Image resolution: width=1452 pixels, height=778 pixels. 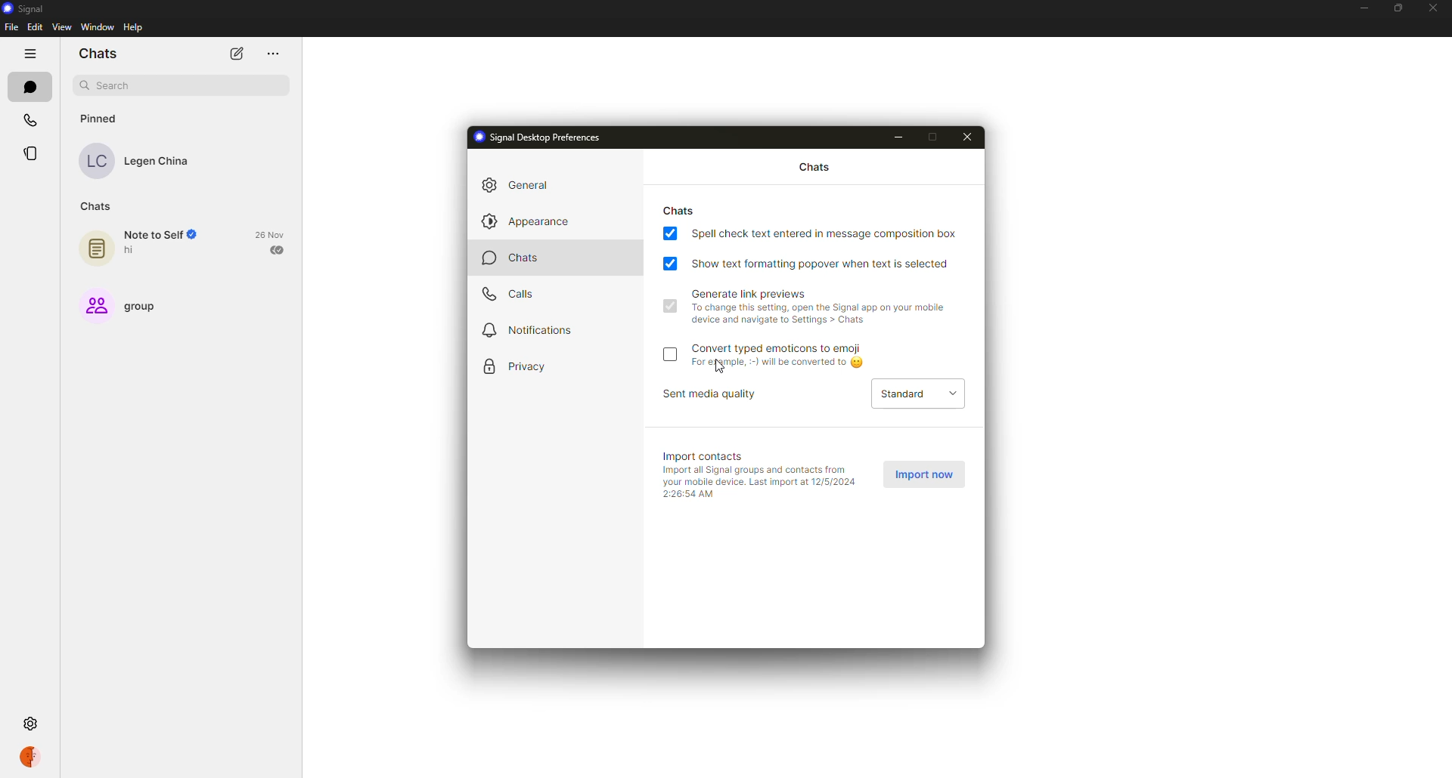 What do you see at coordinates (98, 54) in the screenshot?
I see `chats` at bounding box center [98, 54].